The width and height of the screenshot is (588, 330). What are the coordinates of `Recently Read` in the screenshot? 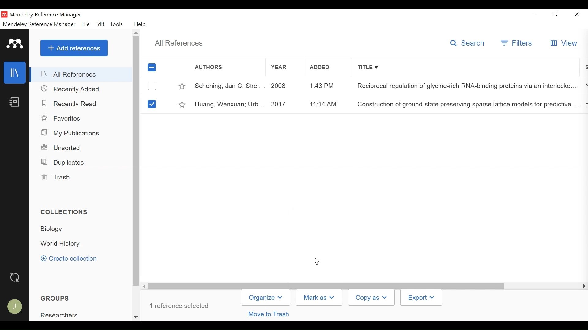 It's located at (70, 103).